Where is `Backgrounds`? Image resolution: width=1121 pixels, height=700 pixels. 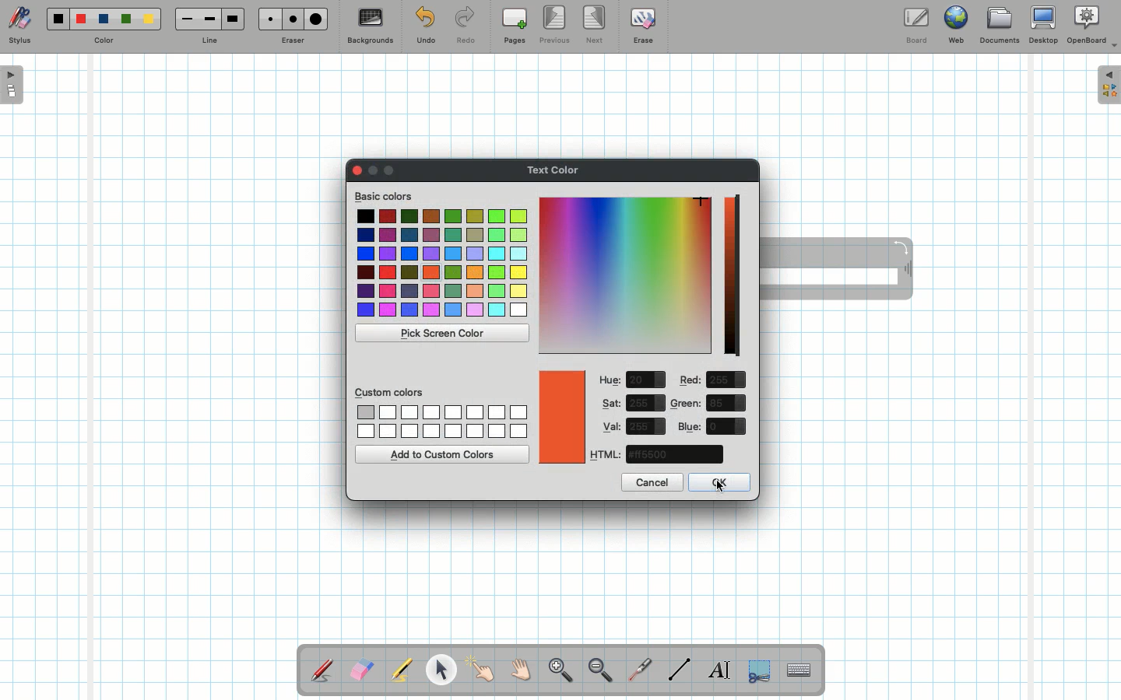 Backgrounds is located at coordinates (370, 26).